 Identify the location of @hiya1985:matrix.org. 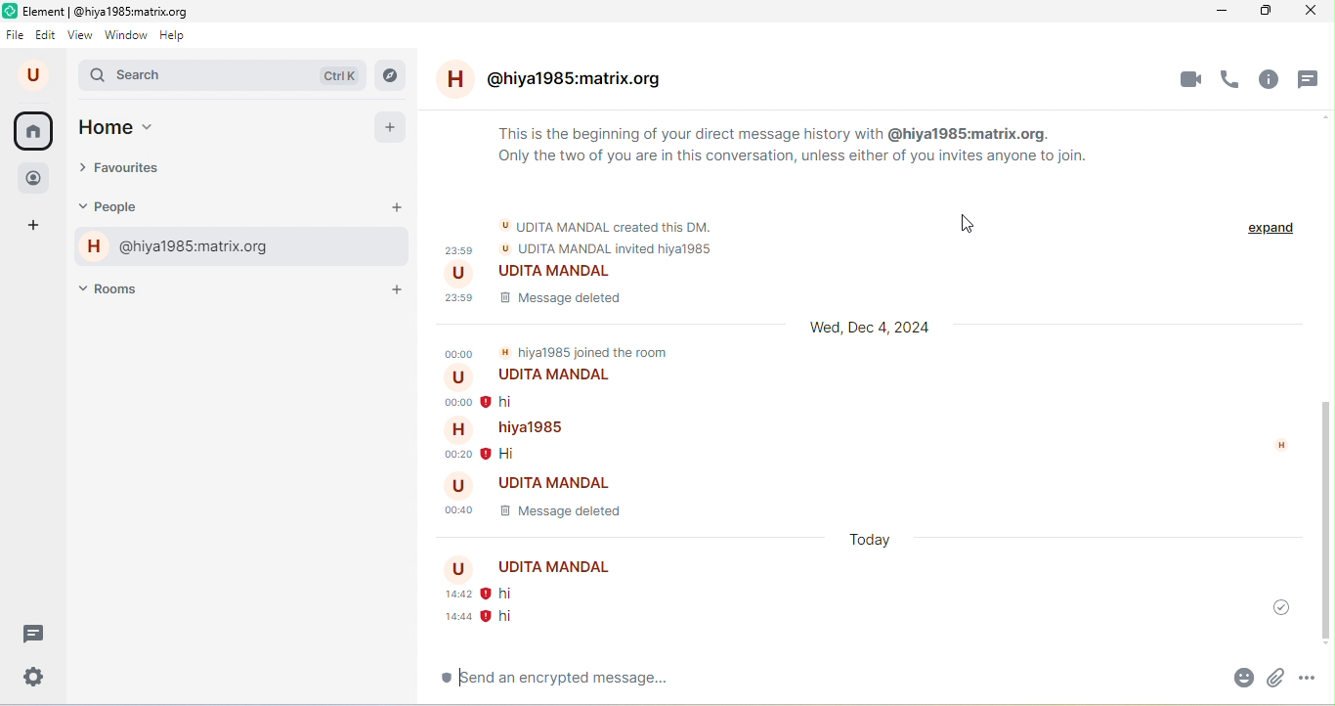
(177, 246).